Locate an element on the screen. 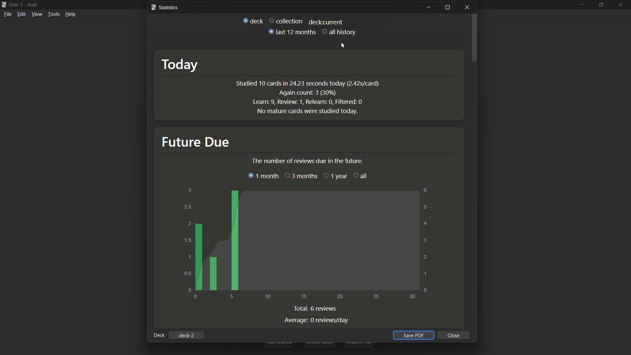 The height and width of the screenshot is (355, 631). Total 6 reviews is located at coordinates (316, 309).